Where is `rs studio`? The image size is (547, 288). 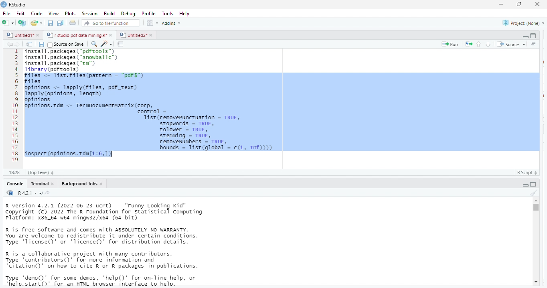 rs studio is located at coordinates (10, 193).